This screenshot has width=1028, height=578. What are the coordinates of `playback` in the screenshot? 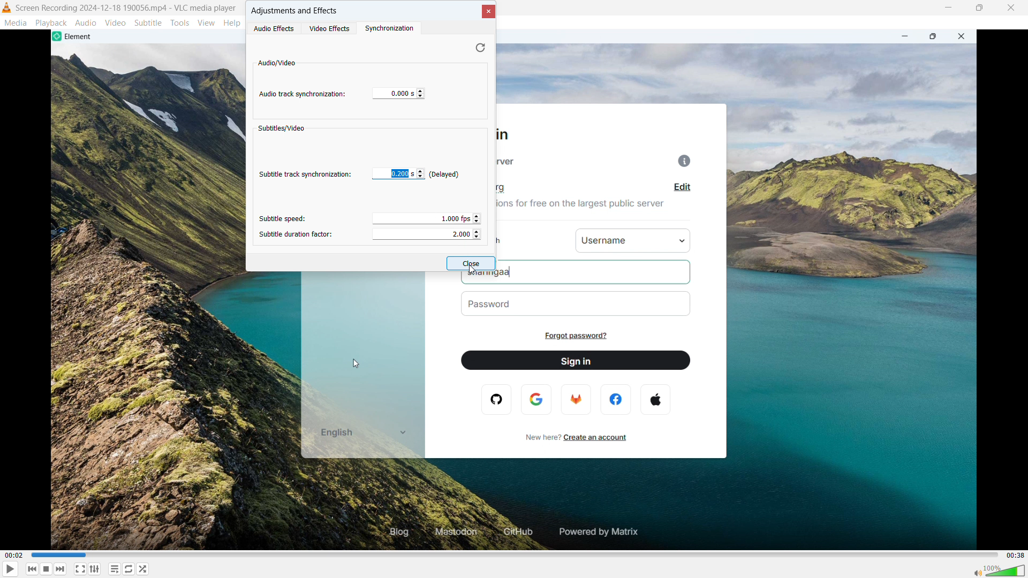 It's located at (51, 23).